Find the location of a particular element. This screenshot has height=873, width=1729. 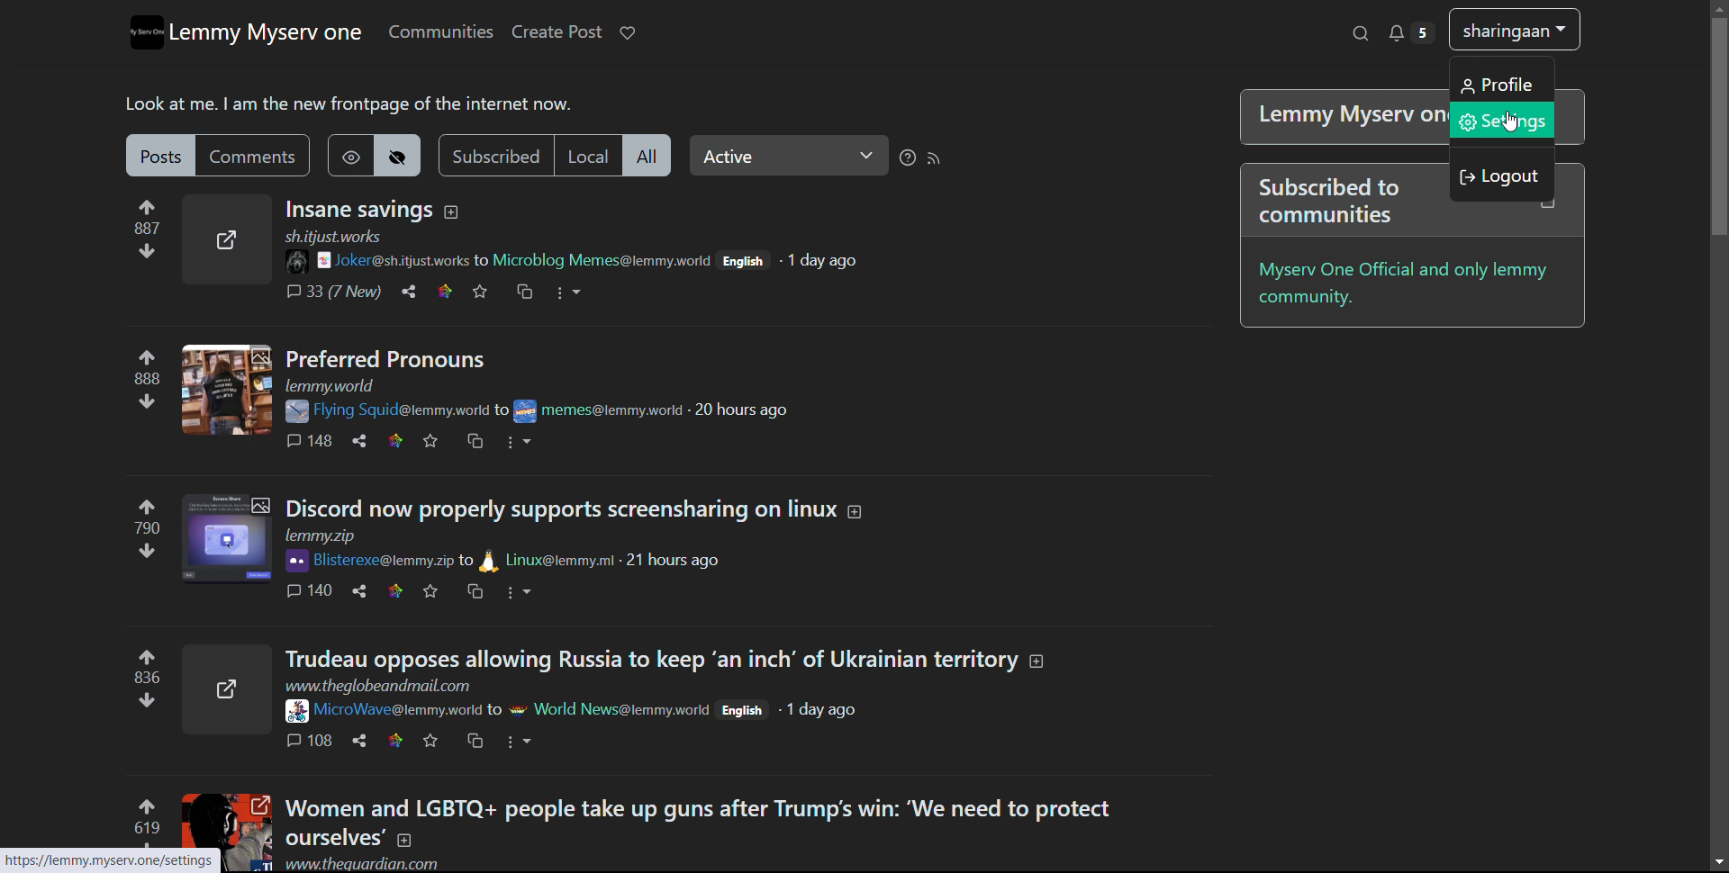

expand is located at coordinates (1036, 661).